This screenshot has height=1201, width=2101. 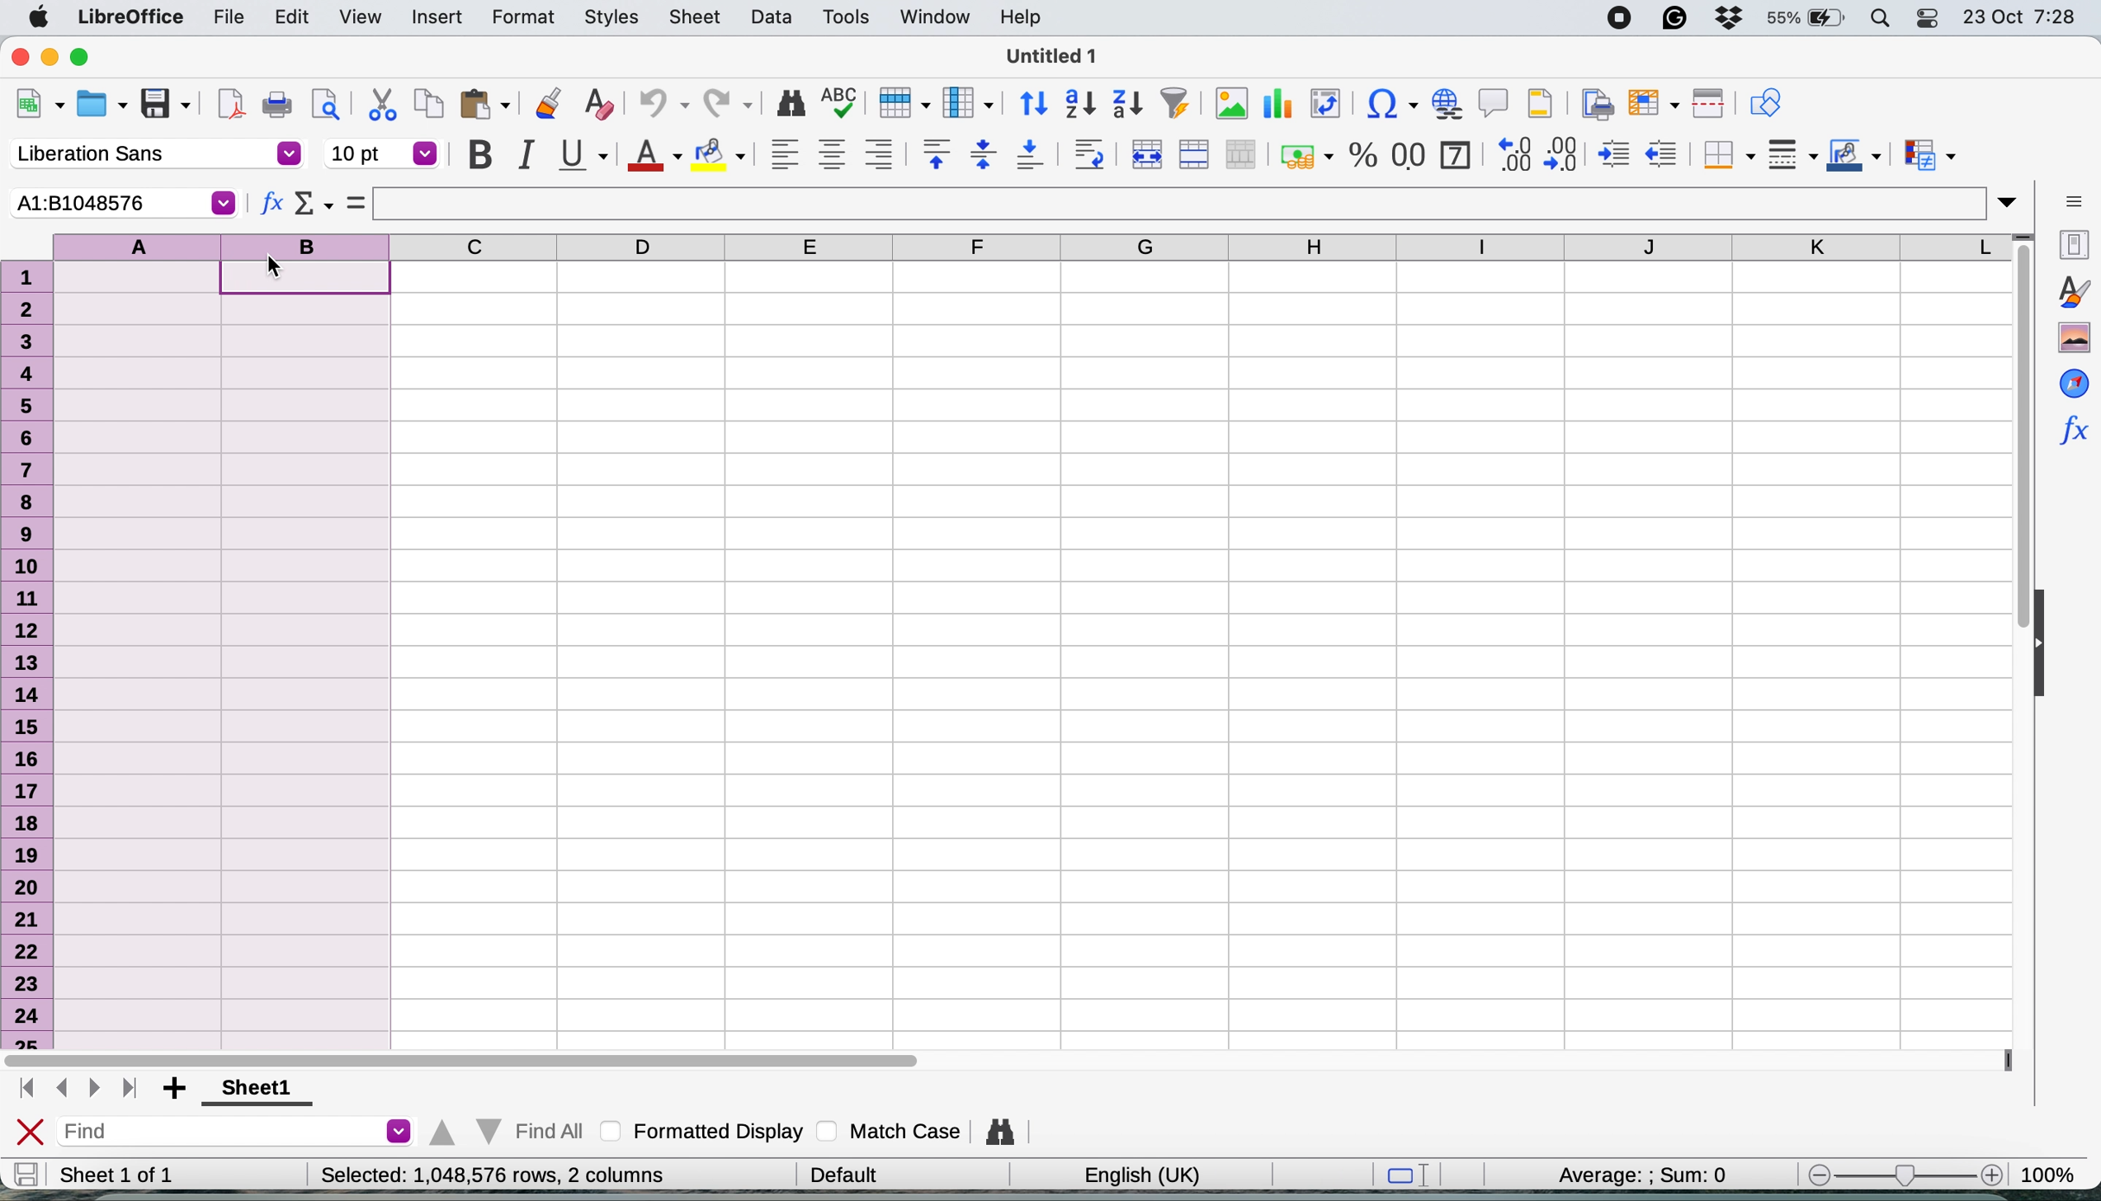 I want to click on clone formatting, so click(x=545, y=107).